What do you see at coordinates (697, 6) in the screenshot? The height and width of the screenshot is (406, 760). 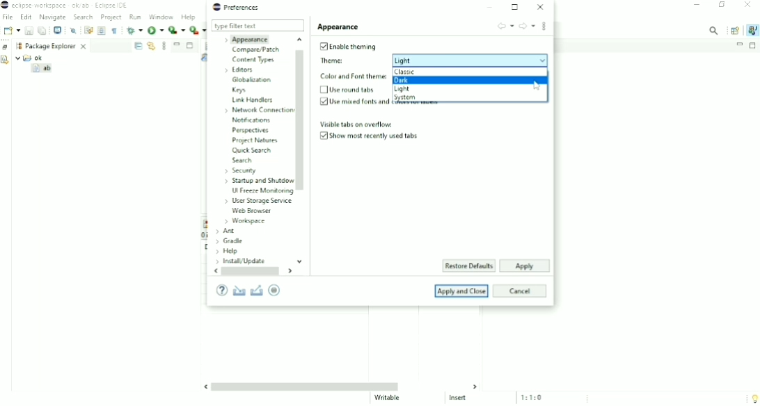 I see `Minimize` at bounding box center [697, 6].